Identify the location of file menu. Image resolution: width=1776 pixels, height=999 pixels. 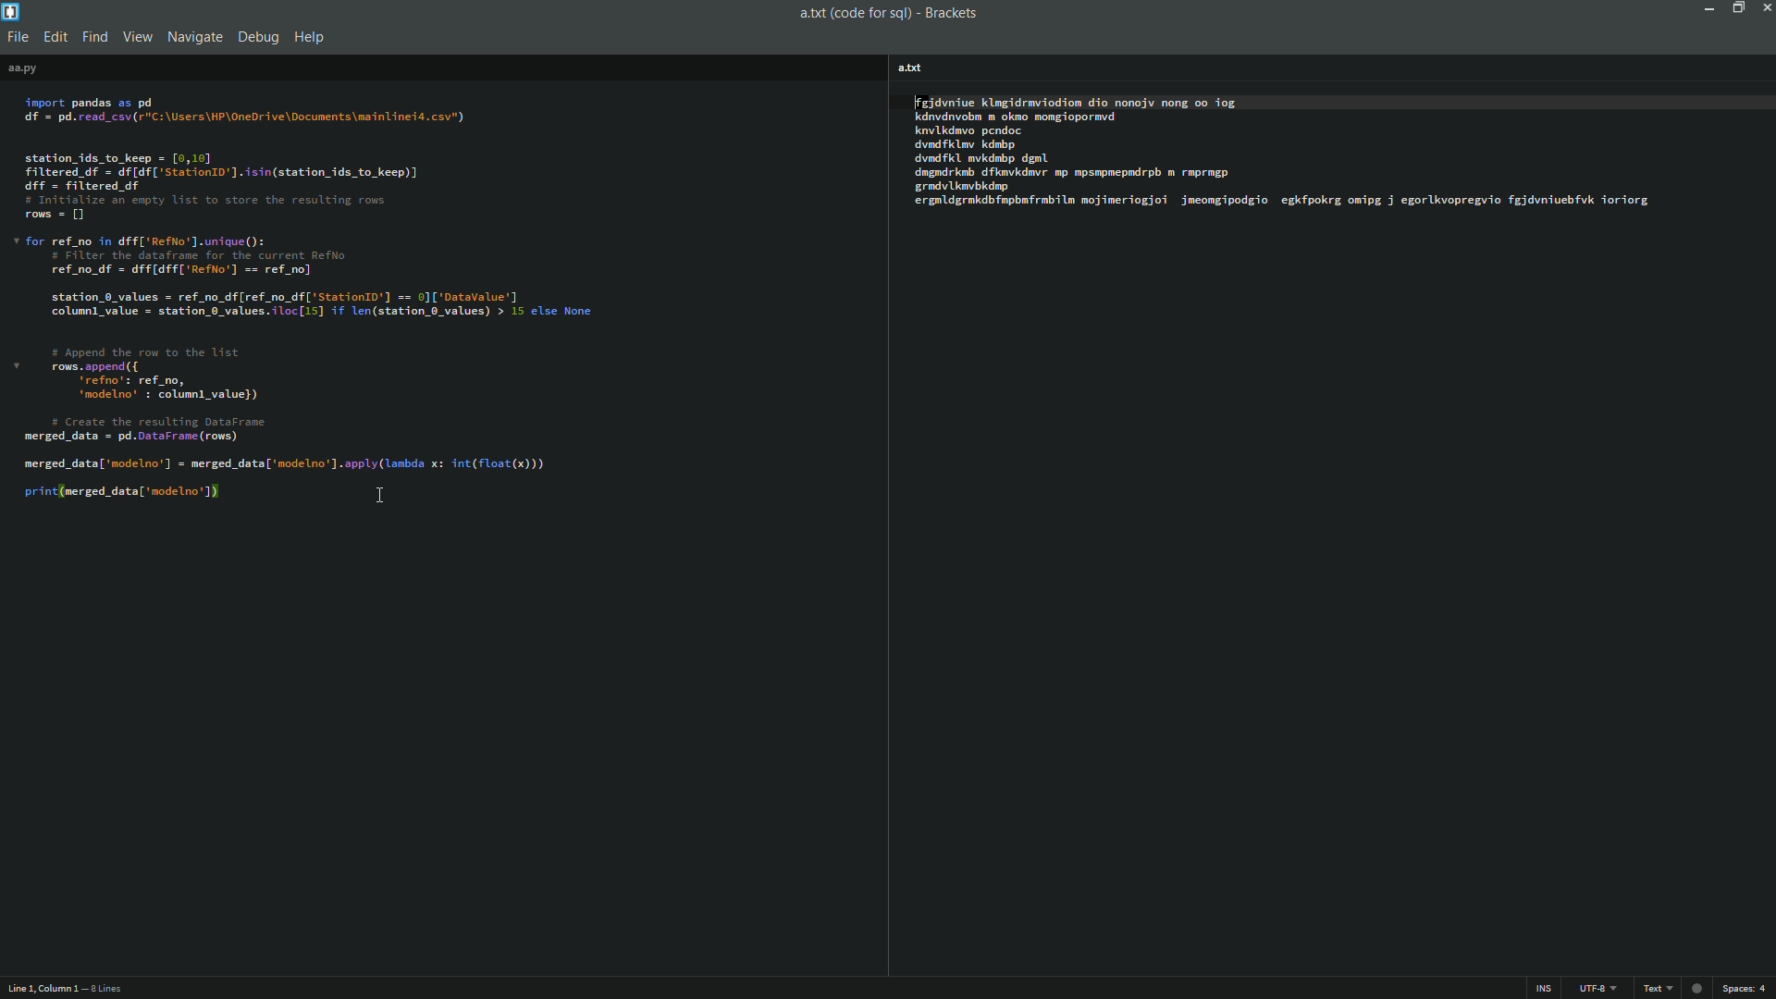
(17, 38).